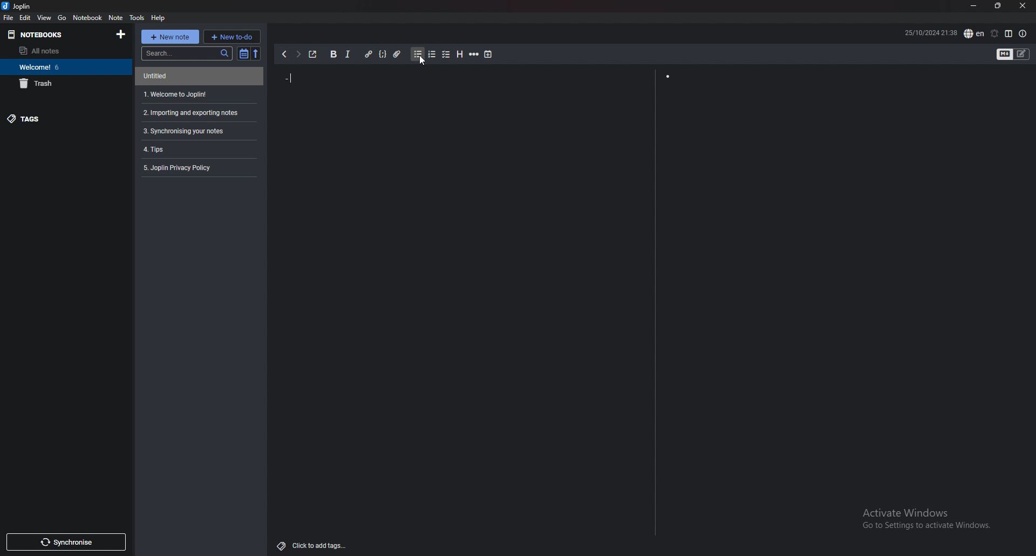 The image size is (1036, 556). Describe the element at coordinates (997, 8) in the screenshot. I see `maximize` at that location.